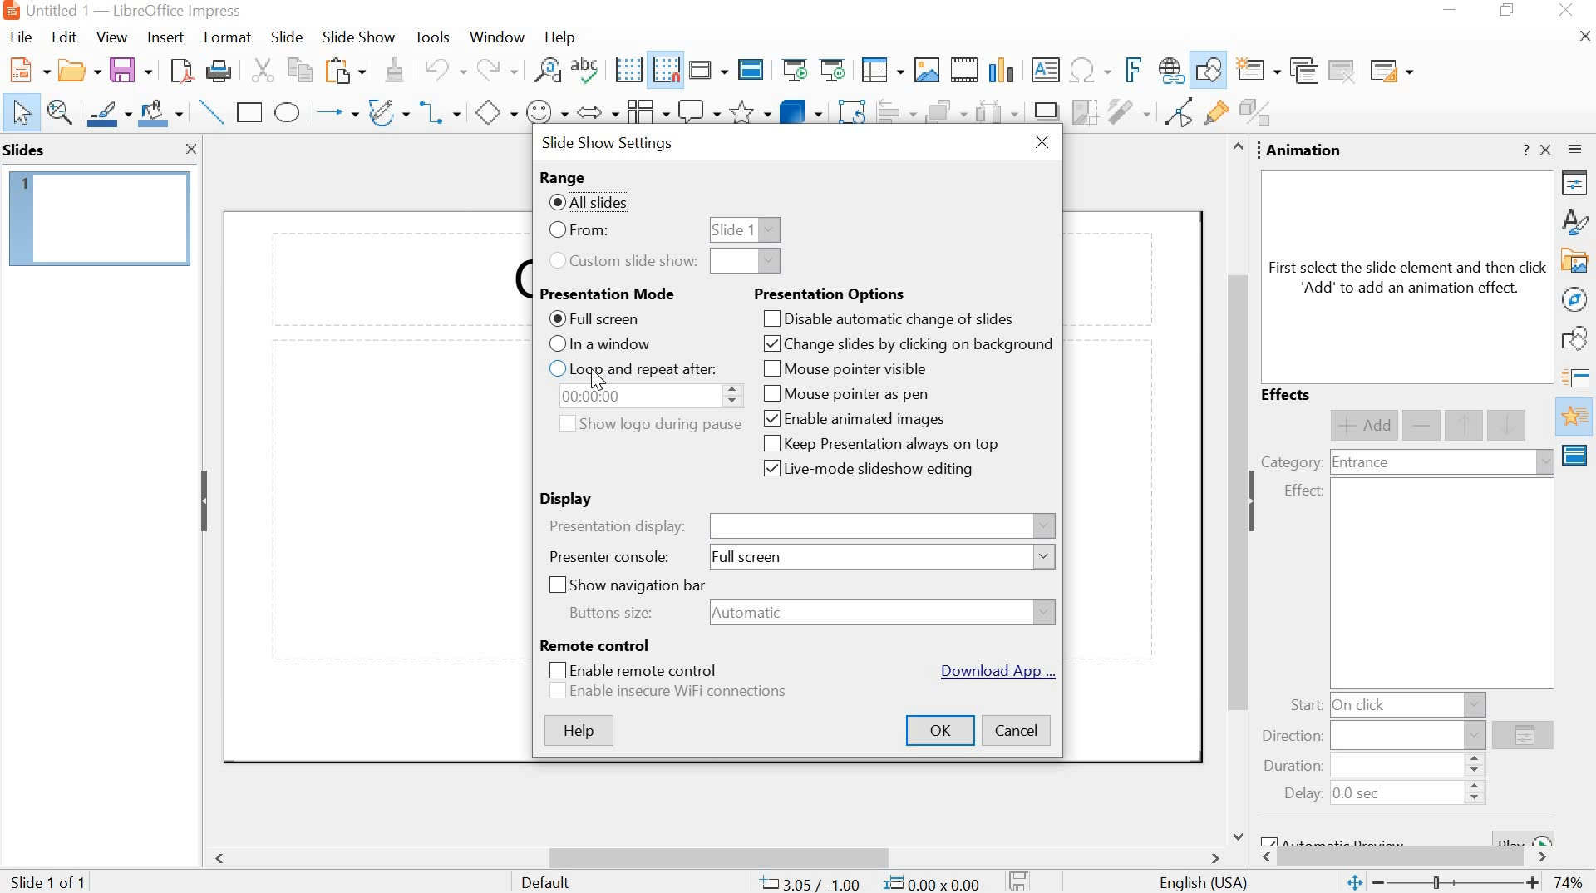 Image resolution: width=1596 pixels, height=893 pixels. What do you see at coordinates (218, 73) in the screenshot?
I see `print` at bounding box center [218, 73].